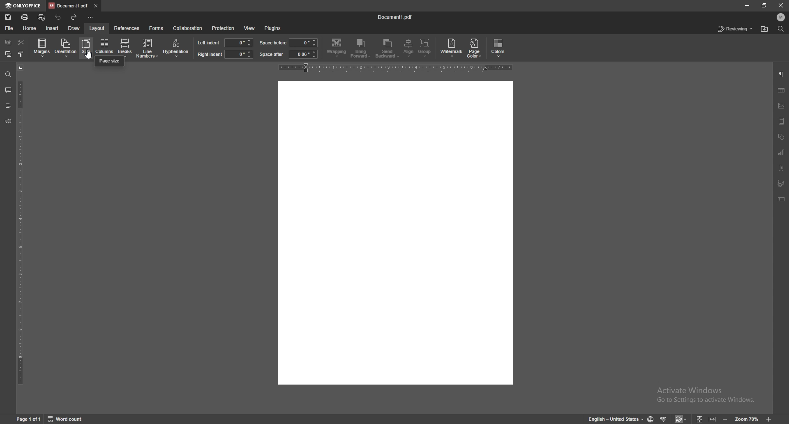  I want to click on page color, so click(475, 48).